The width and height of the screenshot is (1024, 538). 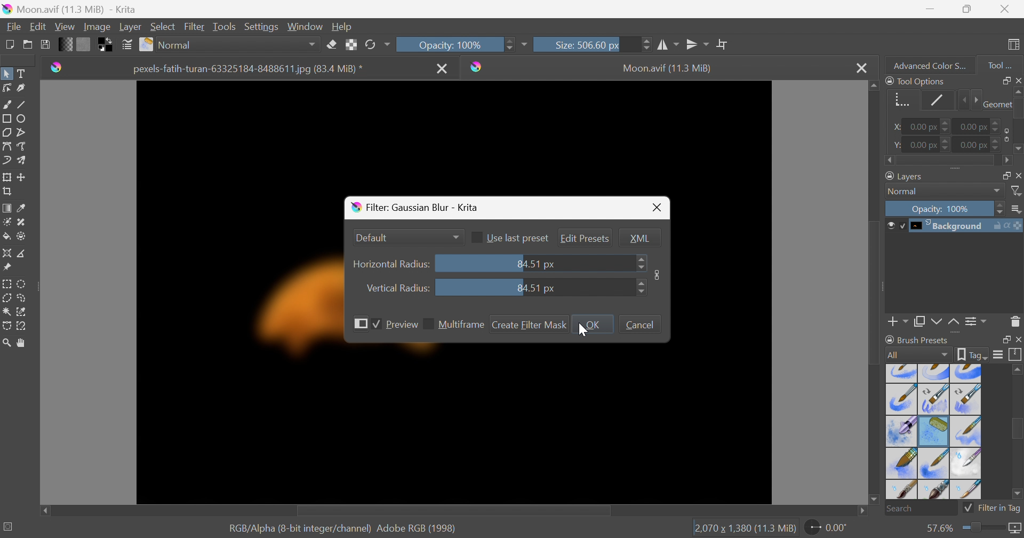 I want to click on 0.00 px, so click(x=982, y=145).